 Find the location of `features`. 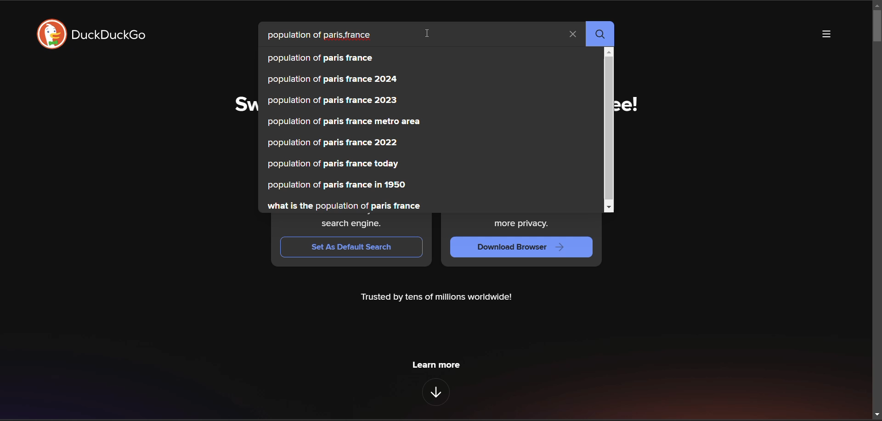

features is located at coordinates (435, 393).